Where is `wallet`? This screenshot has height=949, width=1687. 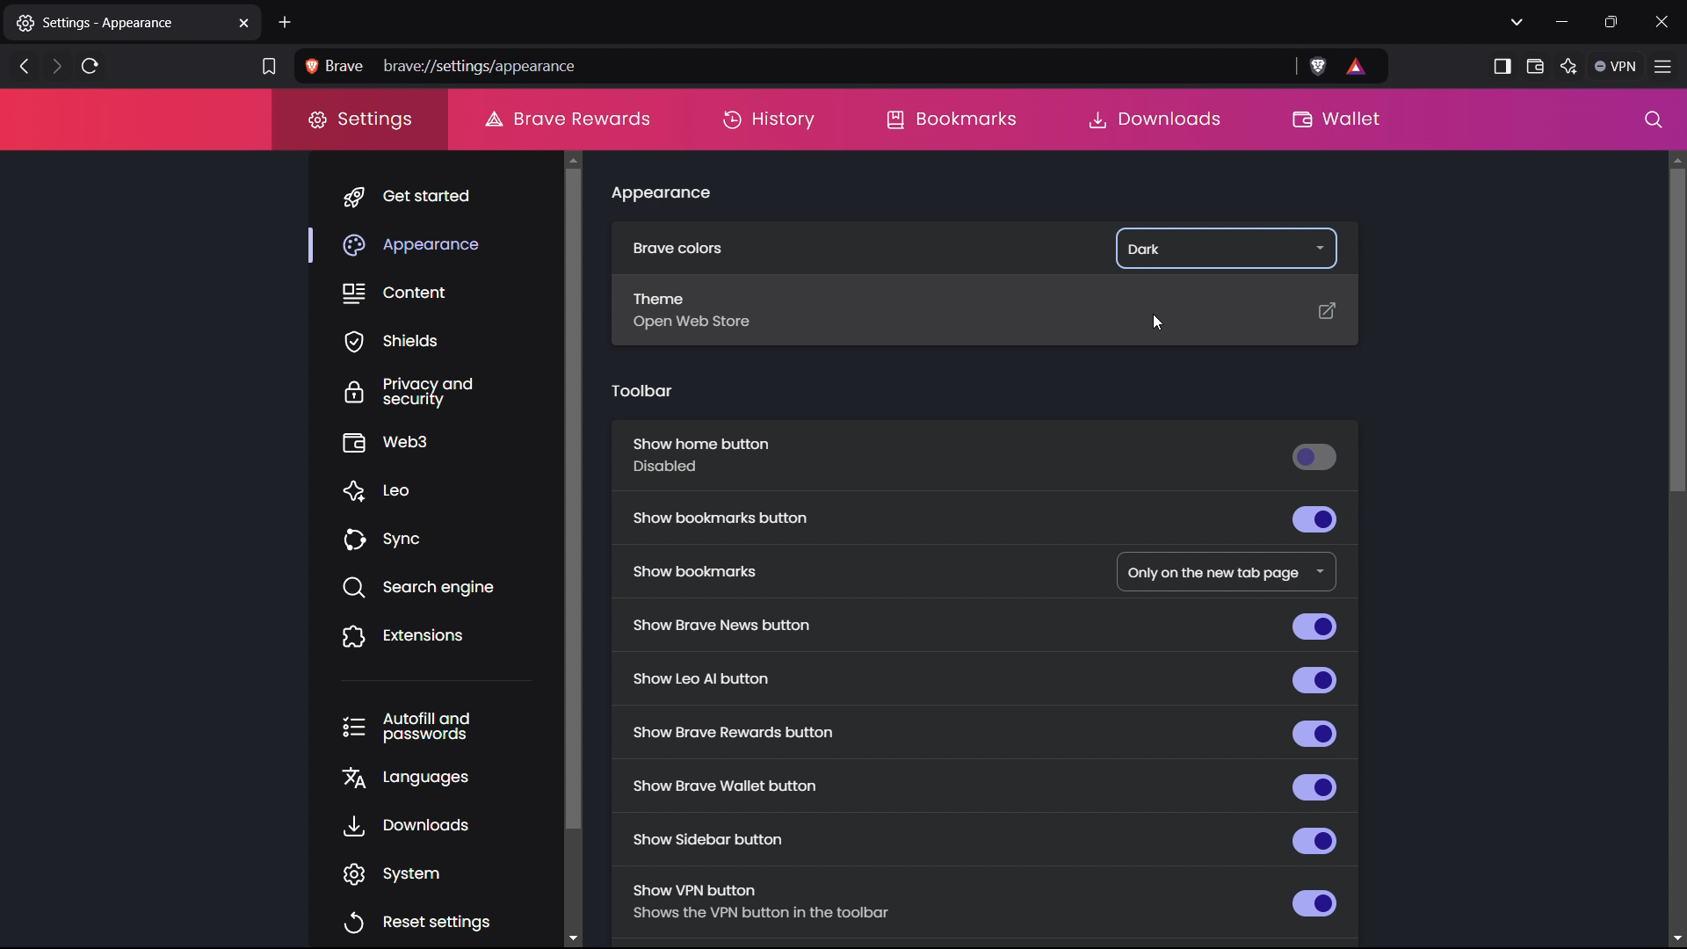
wallet is located at coordinates (1334, 120).